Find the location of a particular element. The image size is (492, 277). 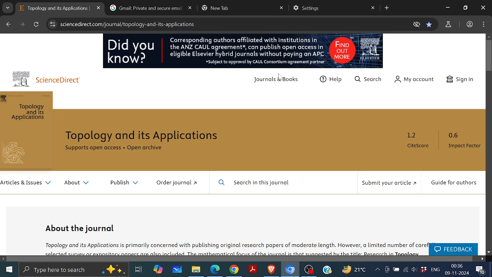

task view is located at coordinates (139, 270).